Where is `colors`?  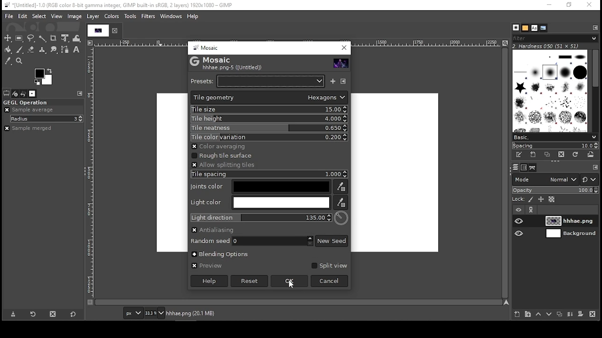
colors is located at coordinates (44, 76).